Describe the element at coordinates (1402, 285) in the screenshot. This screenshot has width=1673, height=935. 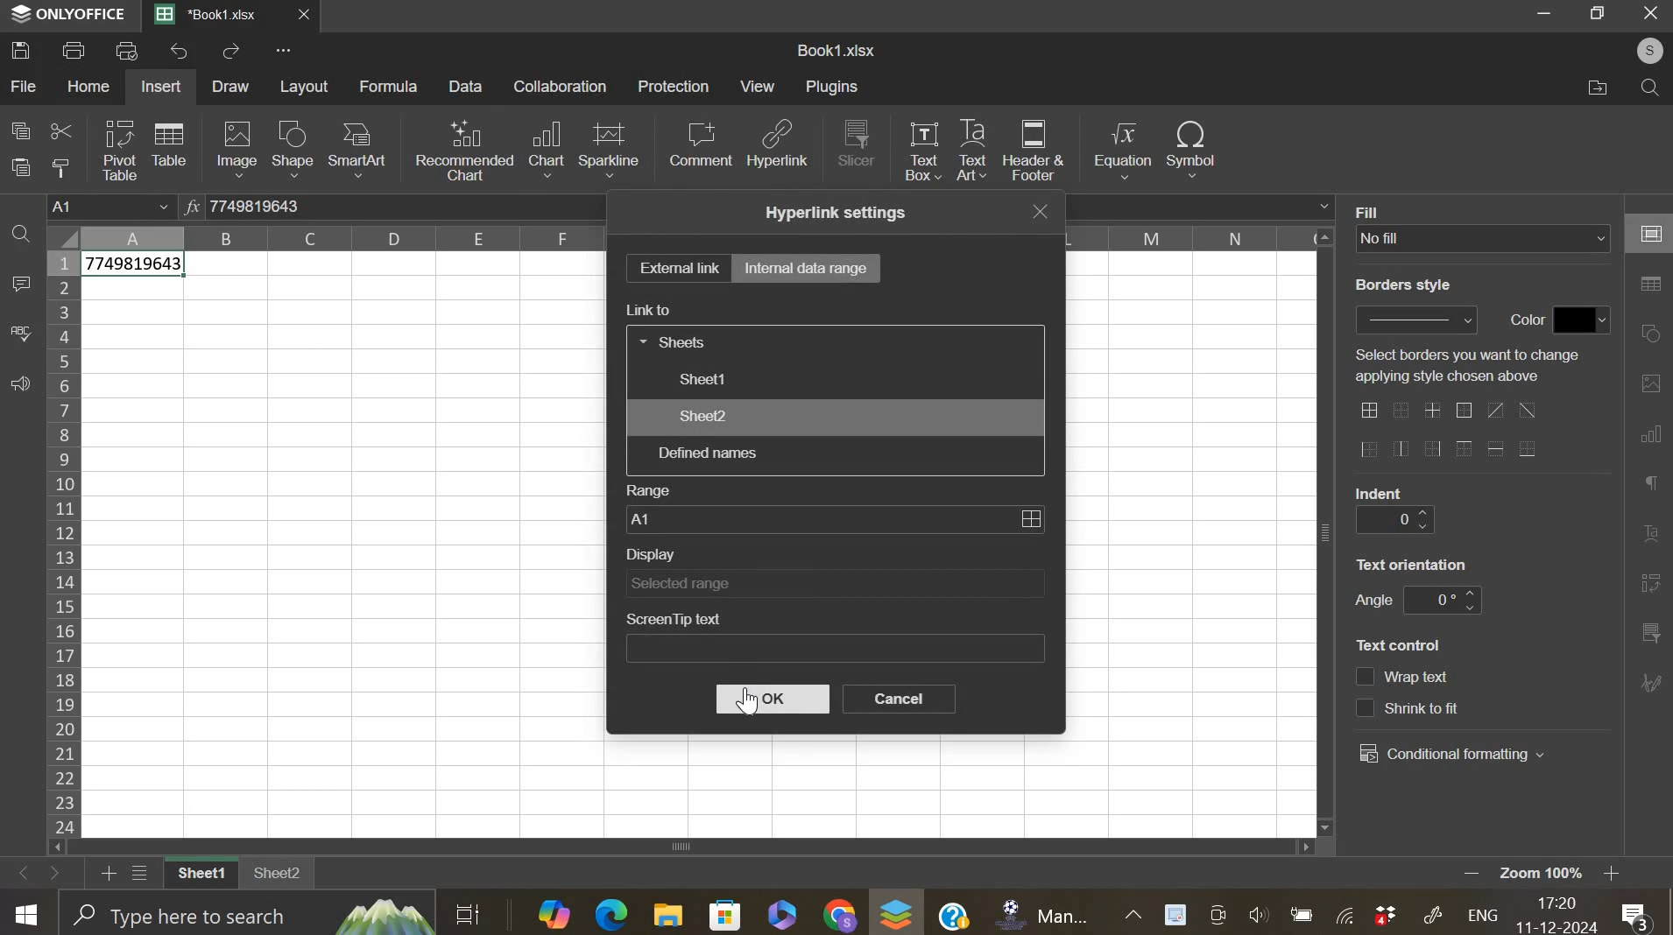
I see `text` at that location.